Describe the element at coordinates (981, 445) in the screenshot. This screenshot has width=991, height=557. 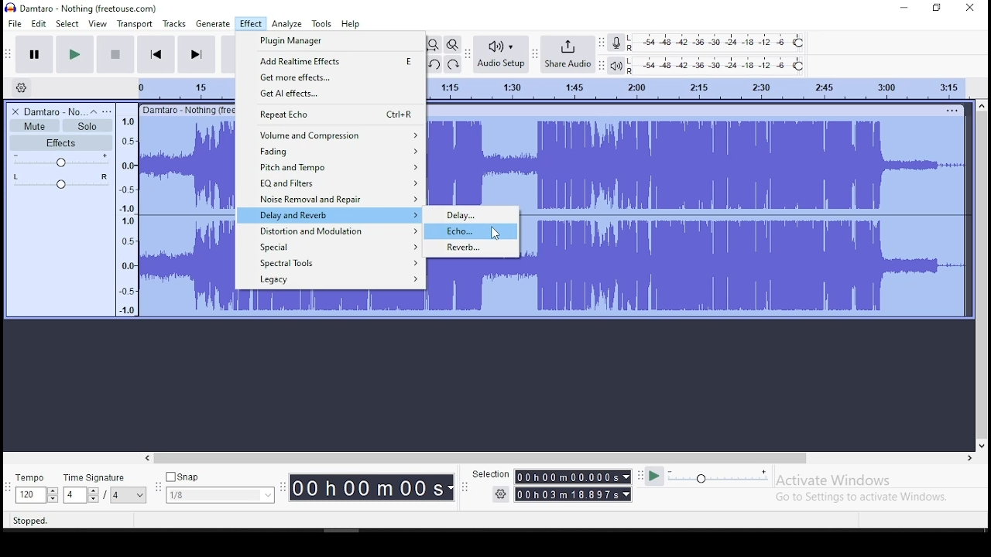
I see `down` at that location.